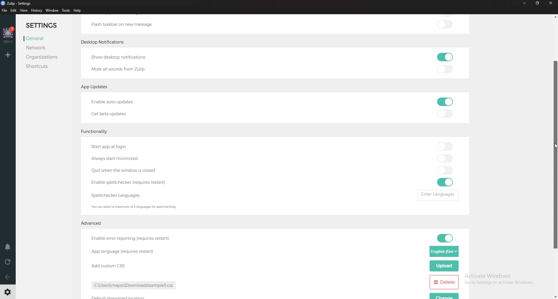  I want to click on toggle, so click(447, 238).